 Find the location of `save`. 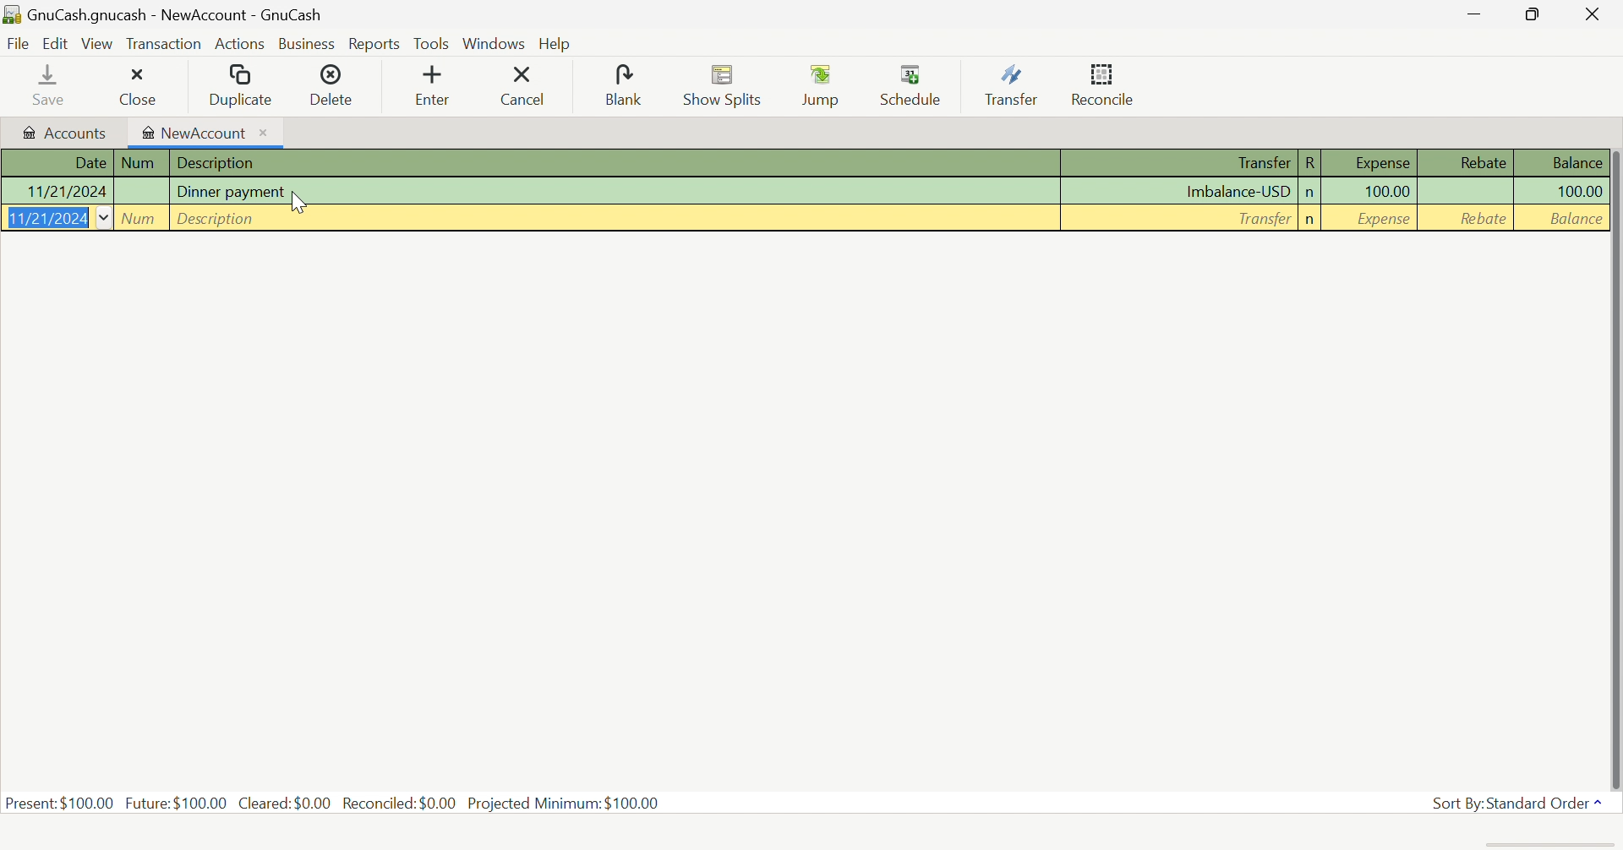

save is located at coordinates (54, 85).